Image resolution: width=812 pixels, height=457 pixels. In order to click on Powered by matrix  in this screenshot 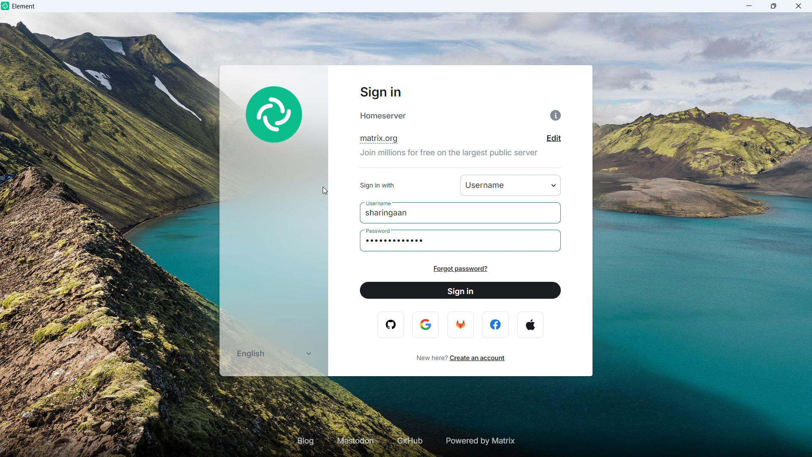, I will do `click(479, 441)`.